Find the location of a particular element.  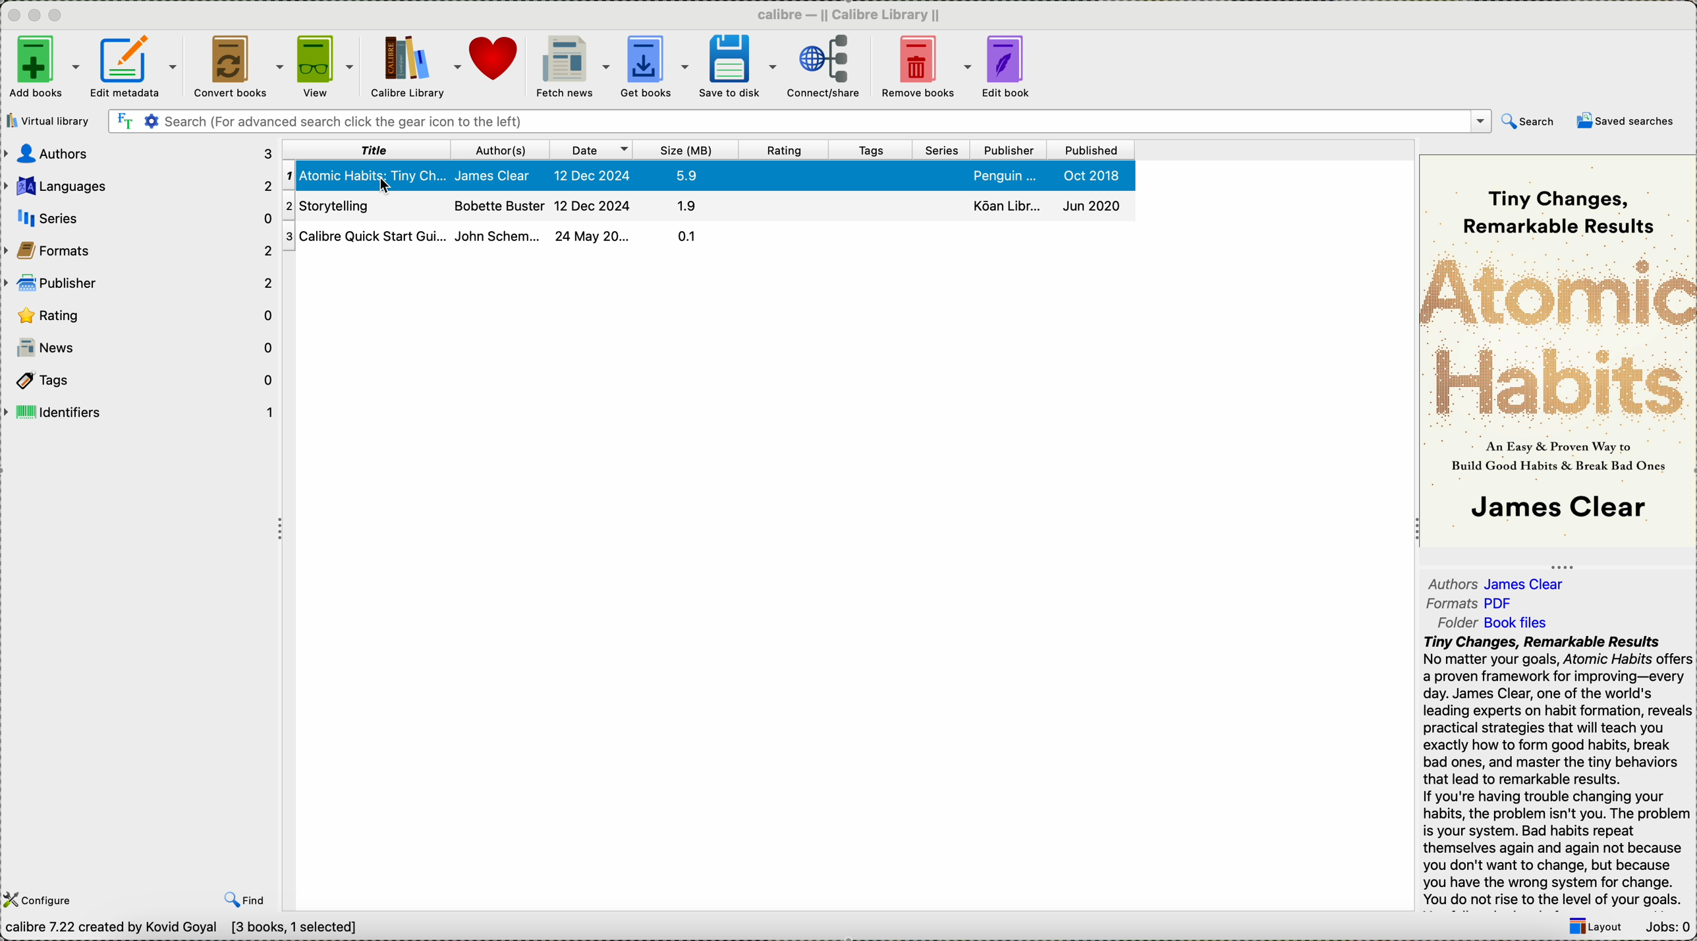

saved searches is located at coordinates (1626, 121).